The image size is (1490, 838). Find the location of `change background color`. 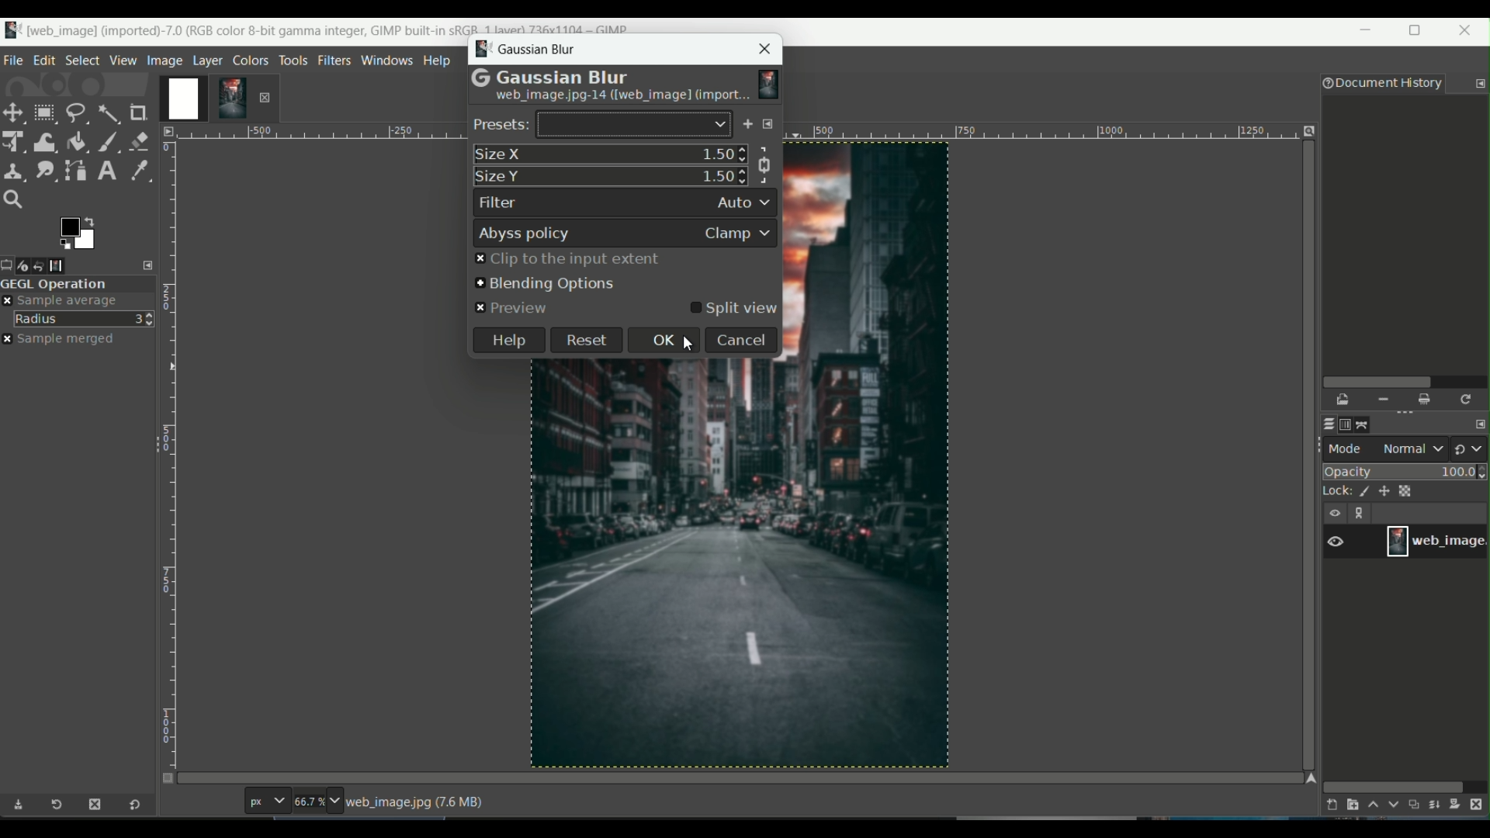

change background color is located at coordinates (77, 232).